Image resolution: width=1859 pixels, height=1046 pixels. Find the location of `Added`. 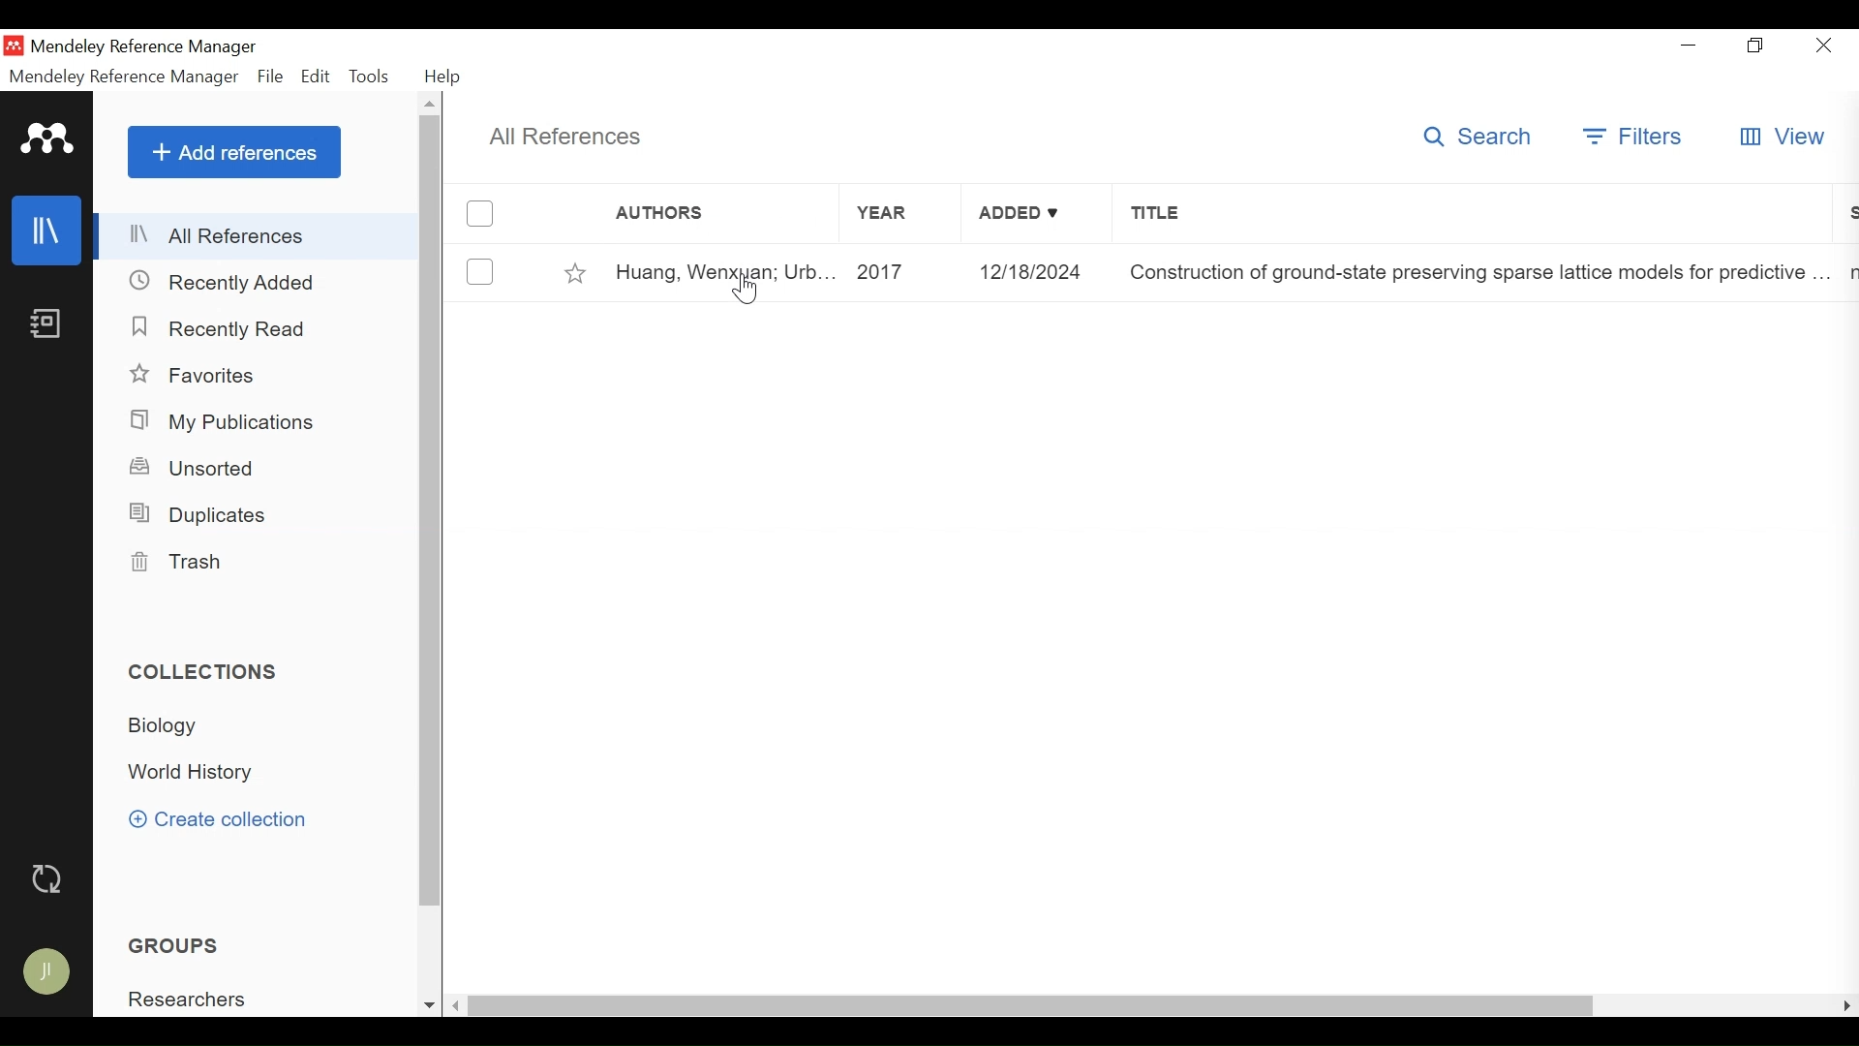

Added is located at coordinates (1036, 213).